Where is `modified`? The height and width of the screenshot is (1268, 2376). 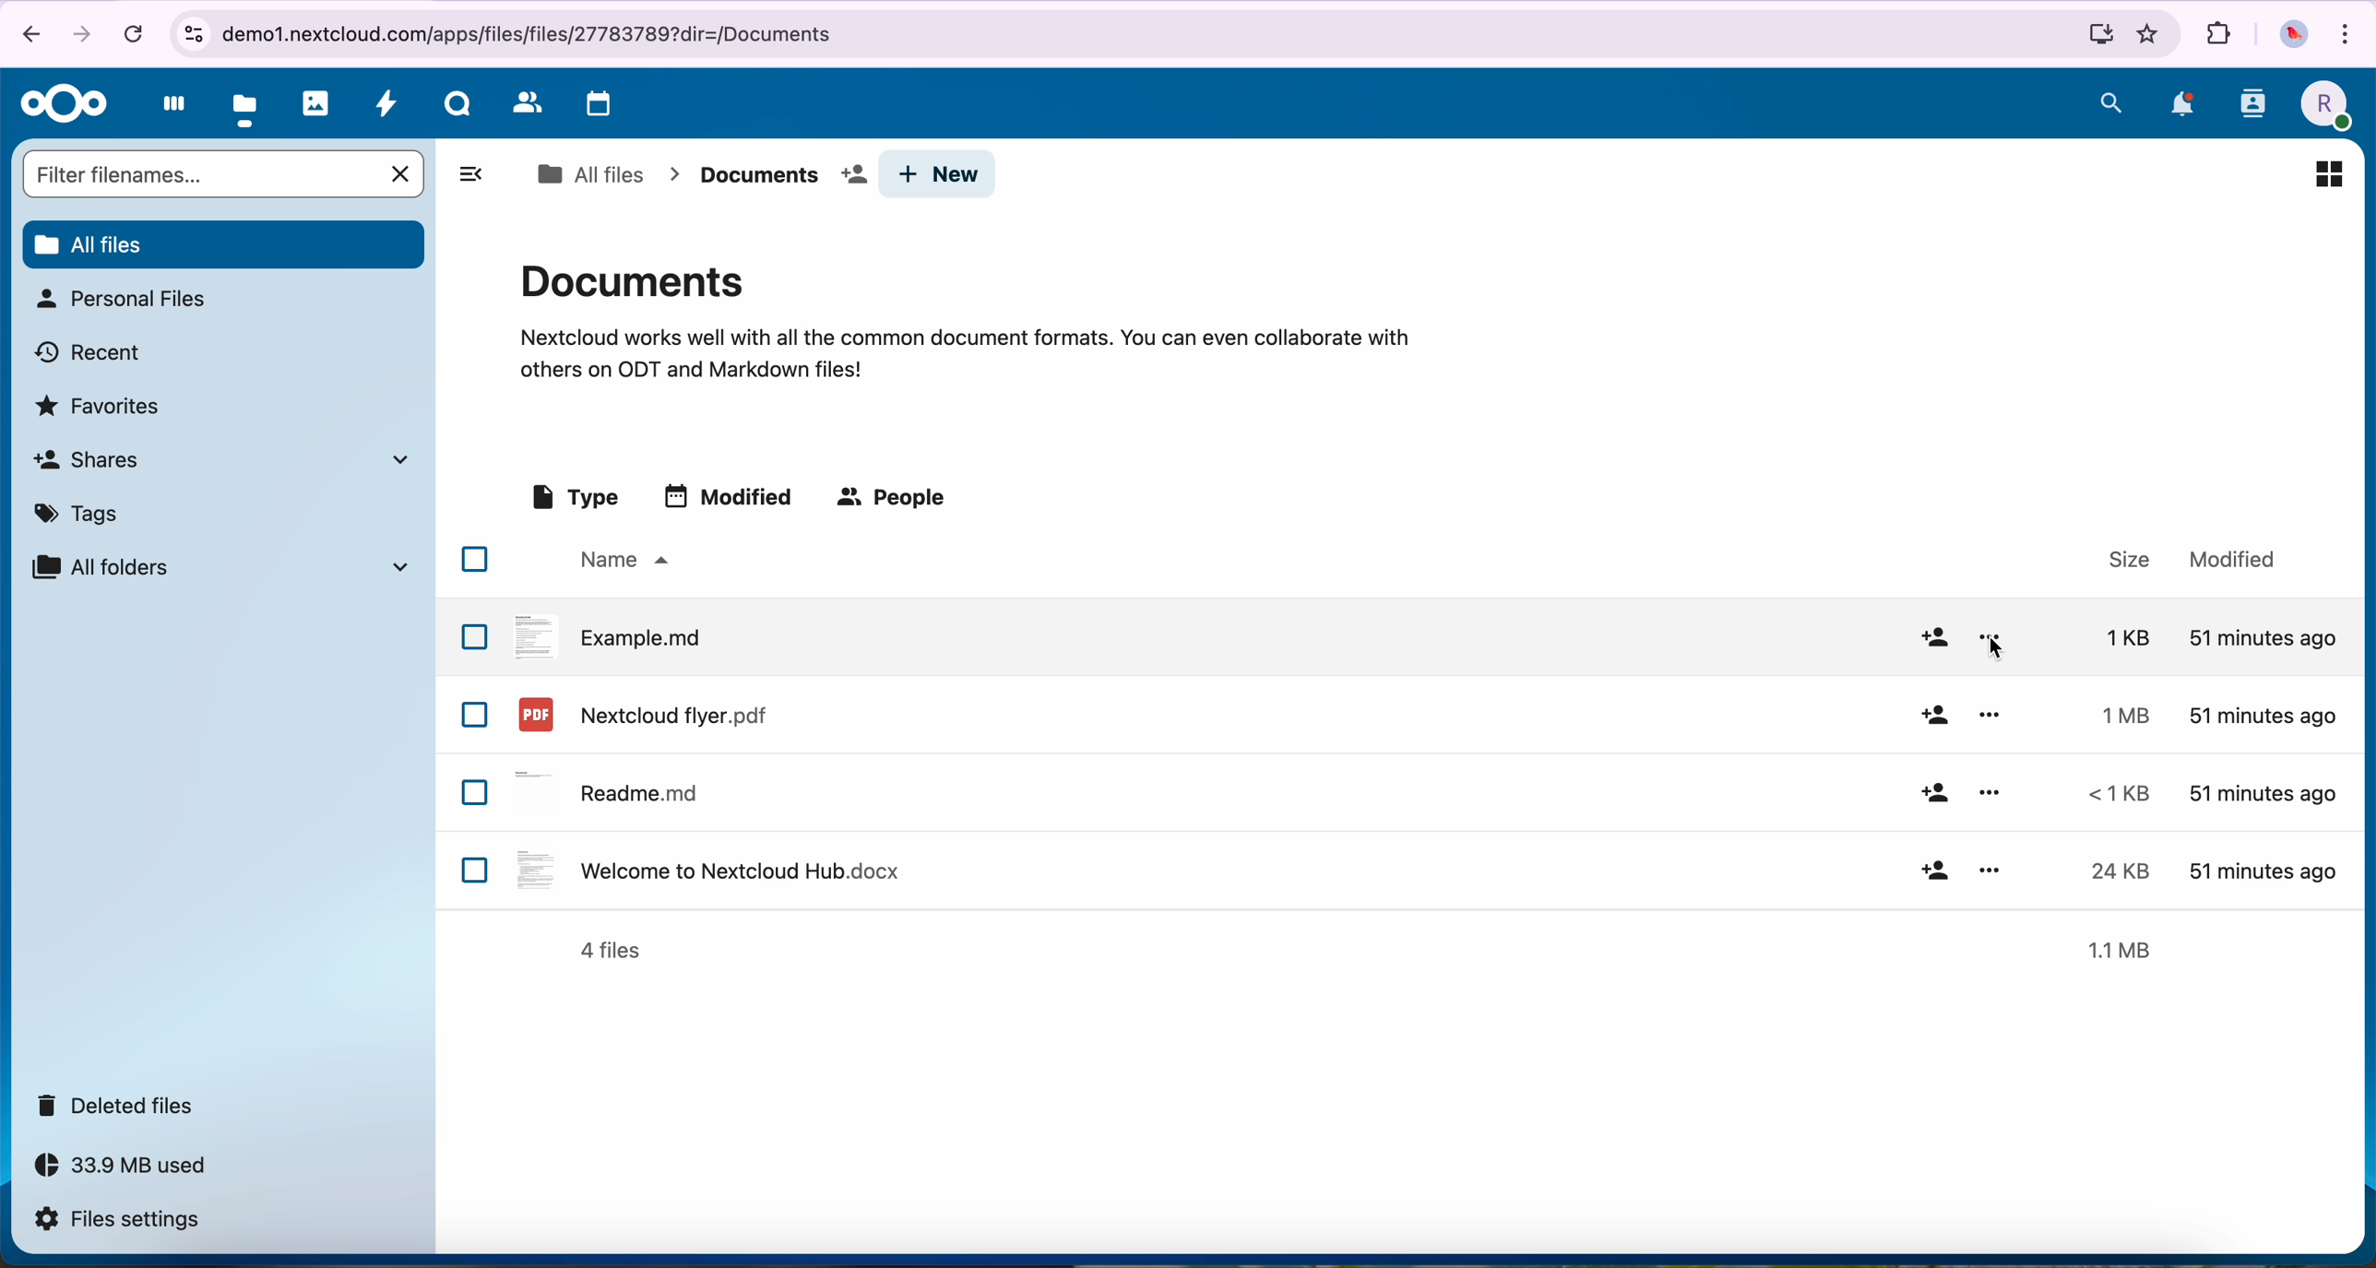 modified is located at coordinates (2263, 635).